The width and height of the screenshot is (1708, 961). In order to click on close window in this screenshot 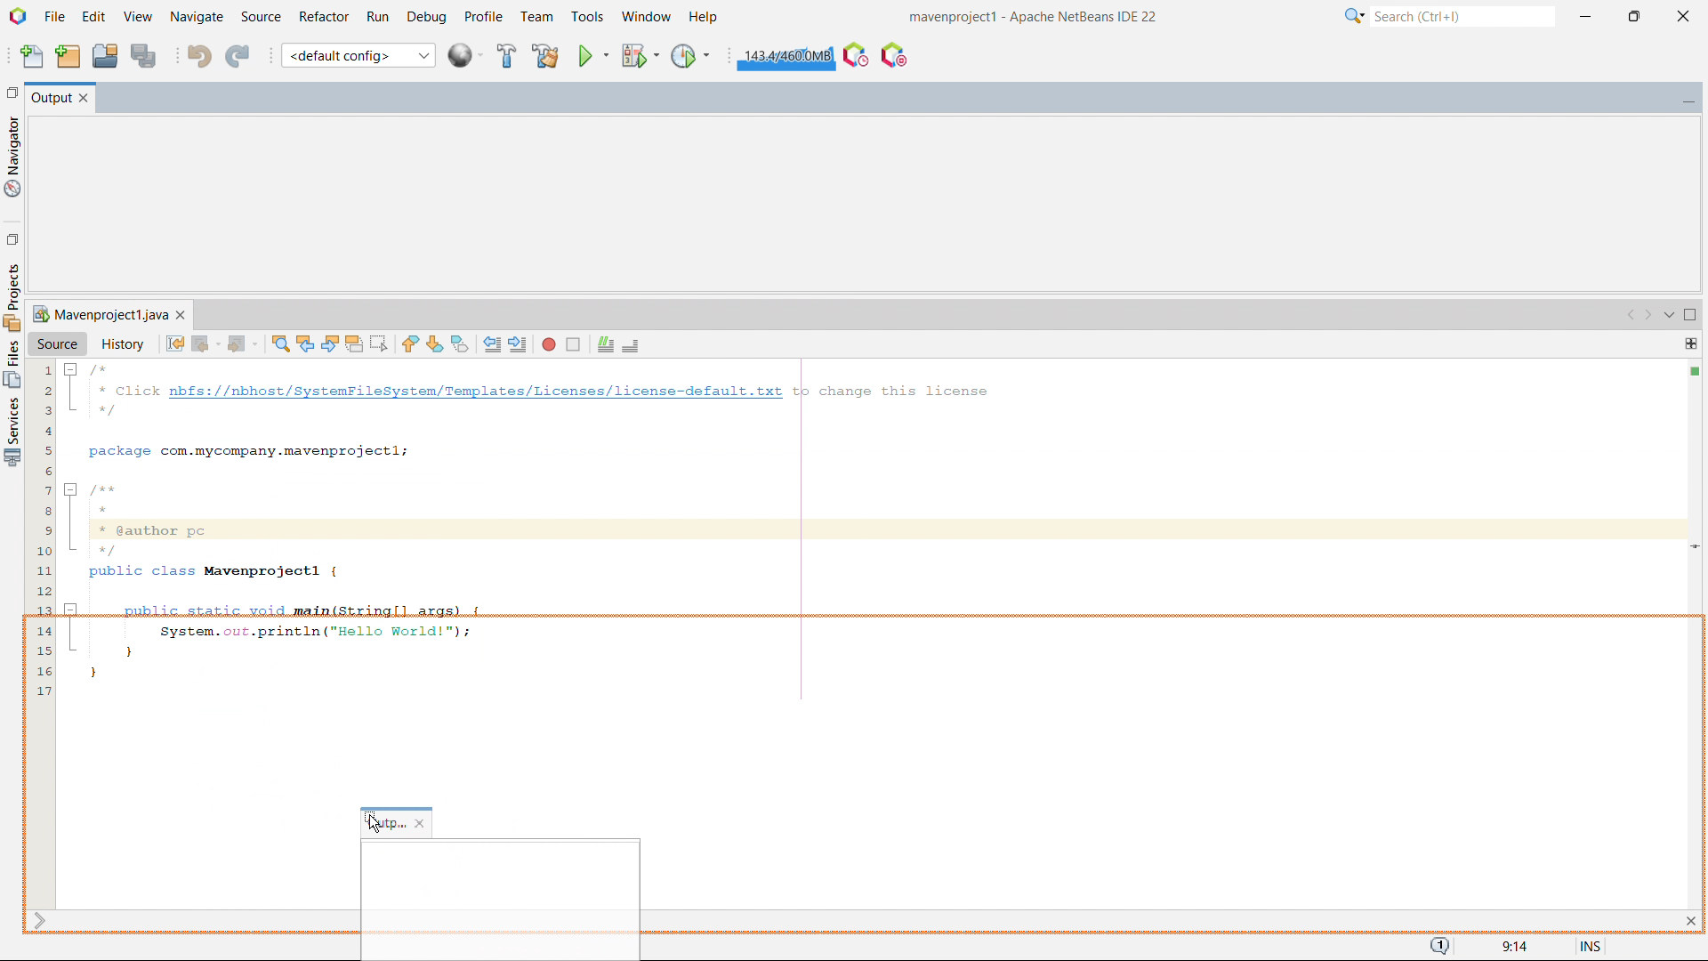, I will do `click(181, 315)`.